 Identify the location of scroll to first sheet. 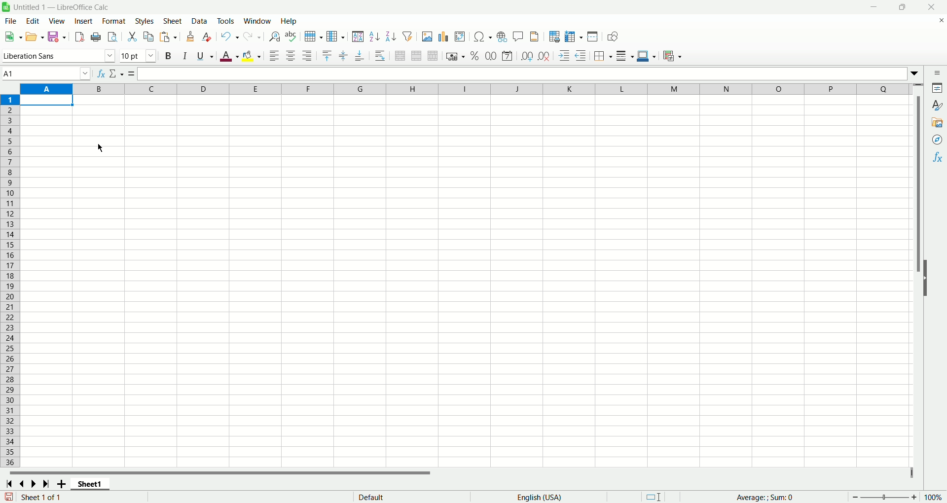
(10, 484).